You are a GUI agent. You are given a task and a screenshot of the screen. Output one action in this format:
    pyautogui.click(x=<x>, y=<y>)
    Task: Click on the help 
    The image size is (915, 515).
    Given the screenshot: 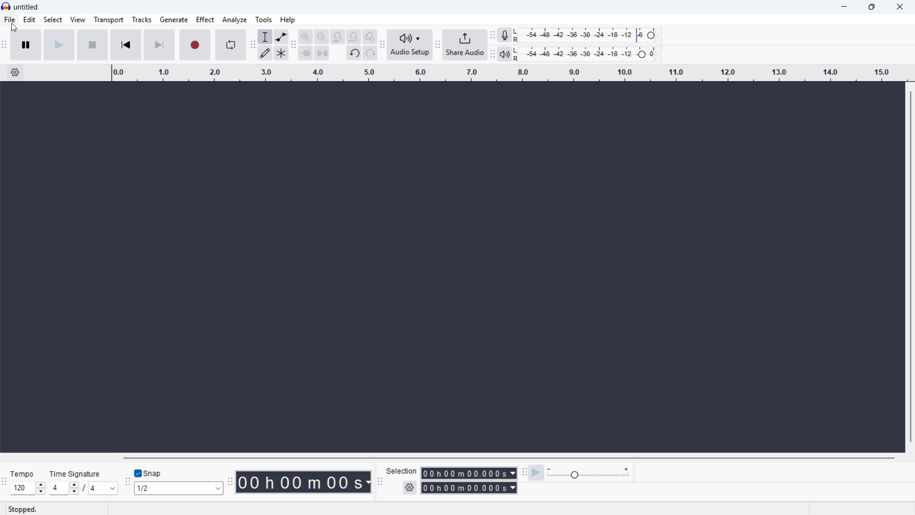 What is the action you would take?
    pyautogui.click(x=287, y=20)
    